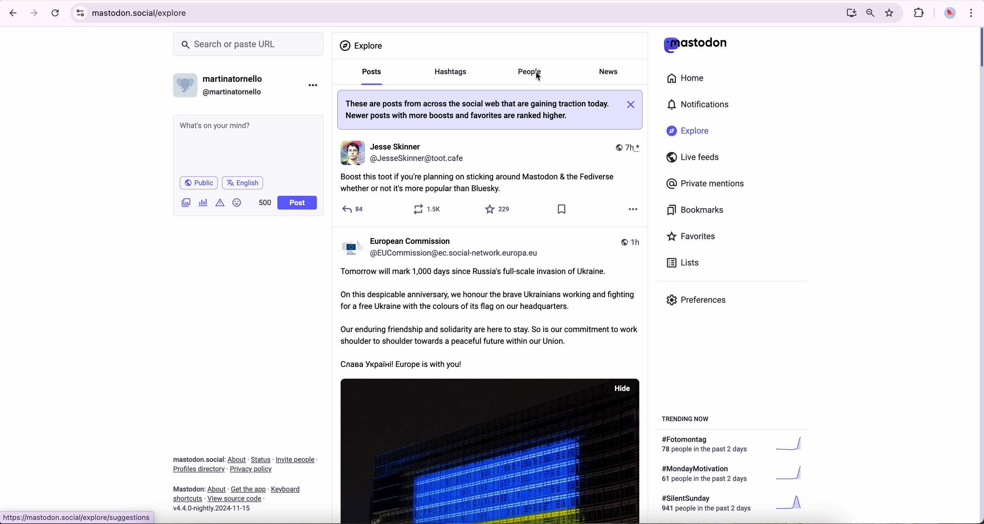  I want to click on username, so click(405, 152).